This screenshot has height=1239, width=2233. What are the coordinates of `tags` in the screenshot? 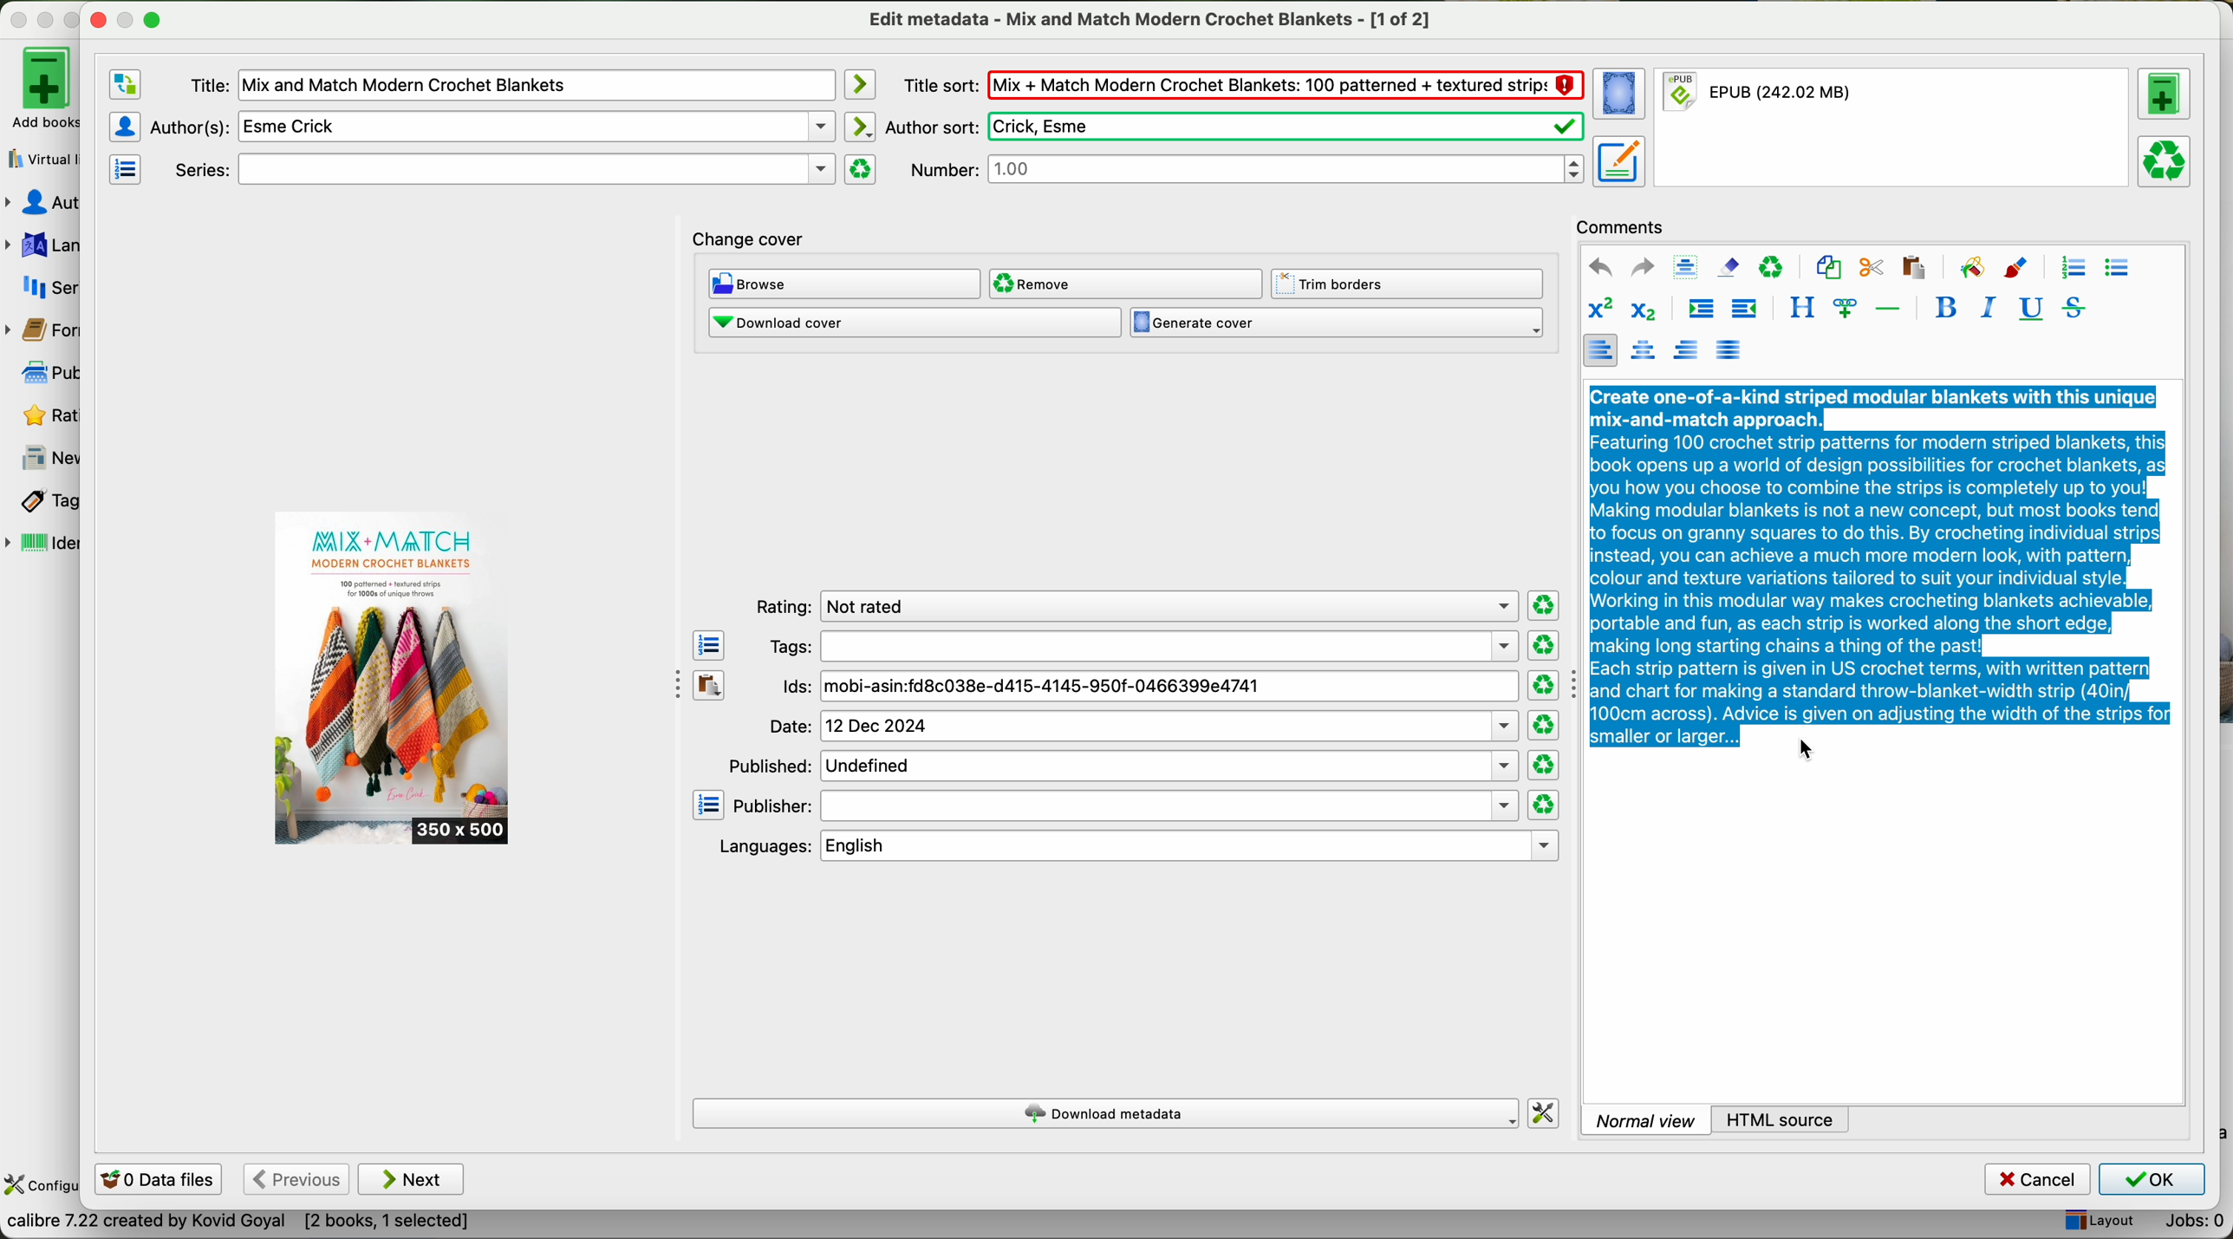 It's located at (41, 502).